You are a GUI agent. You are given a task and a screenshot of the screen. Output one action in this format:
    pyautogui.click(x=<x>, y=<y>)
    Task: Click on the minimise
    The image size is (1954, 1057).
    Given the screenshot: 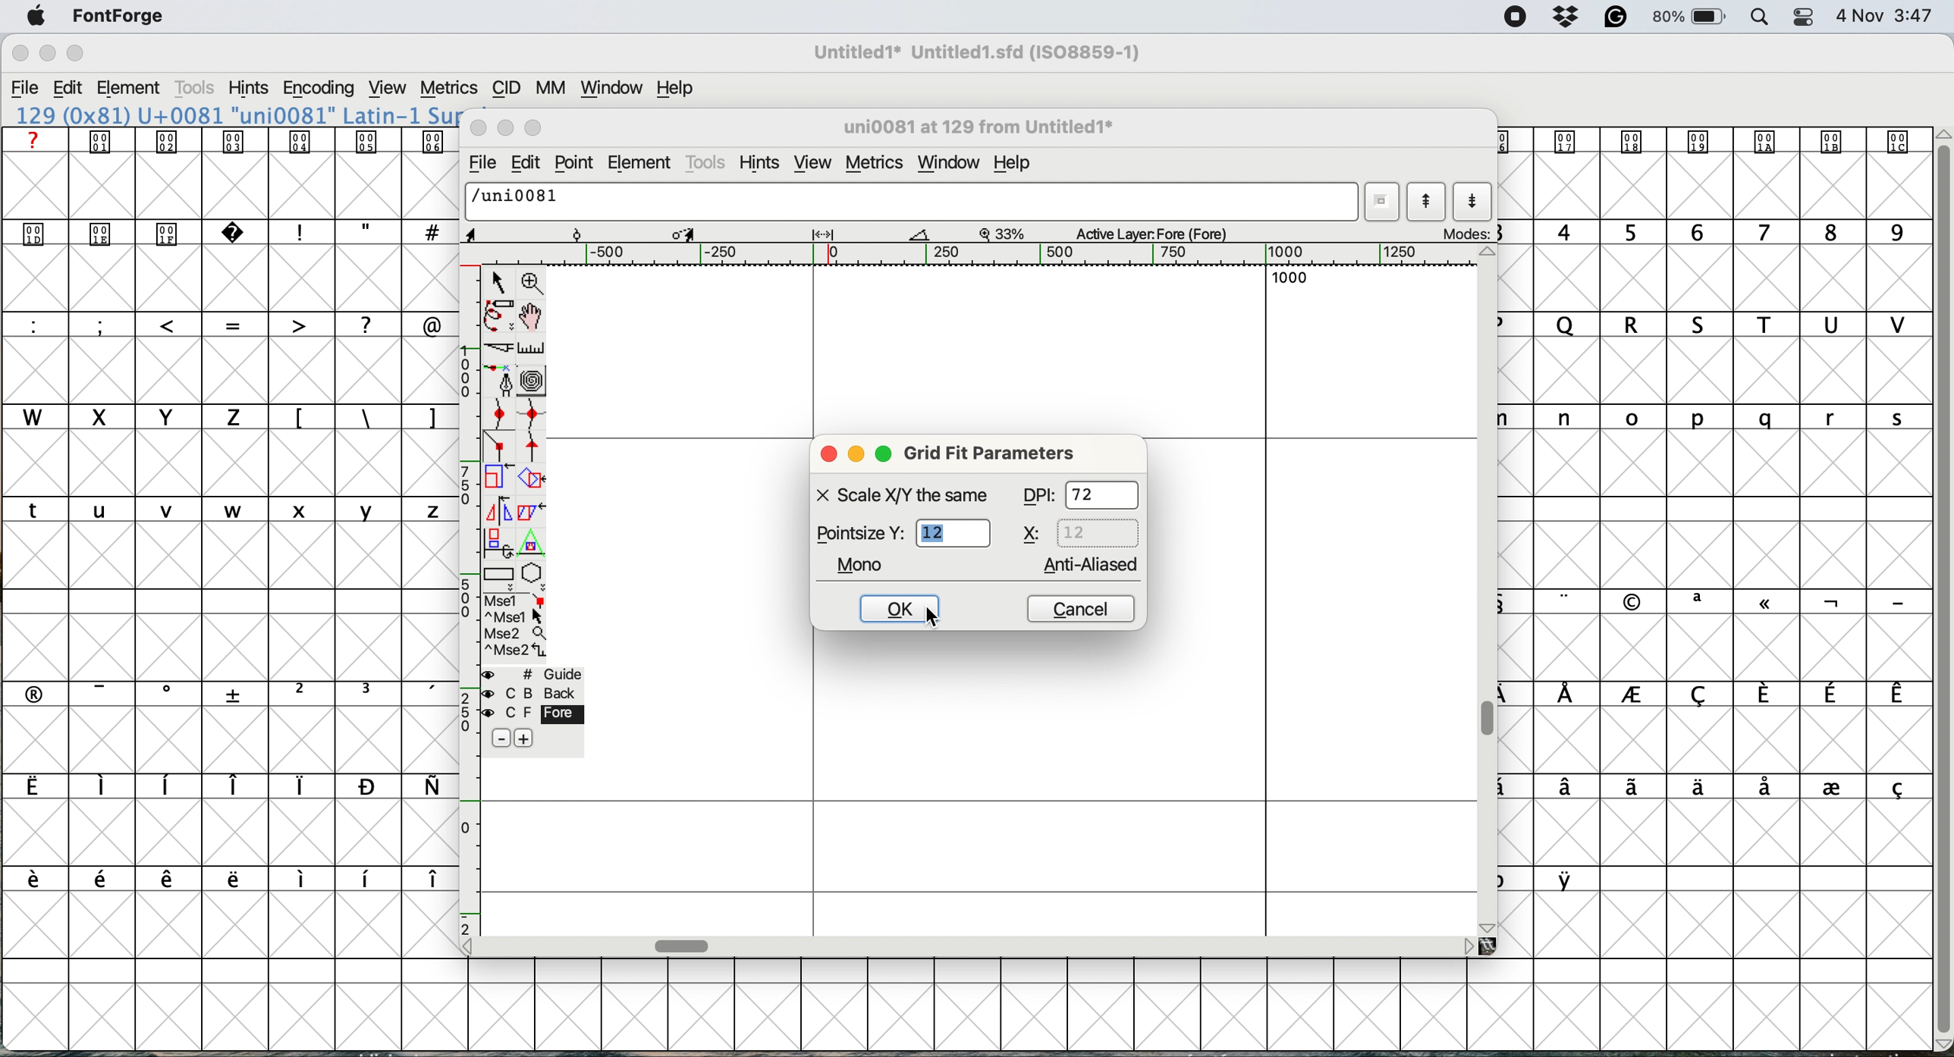 What is the action you would take?
    pyautogui.click(x=507, y=130)
    